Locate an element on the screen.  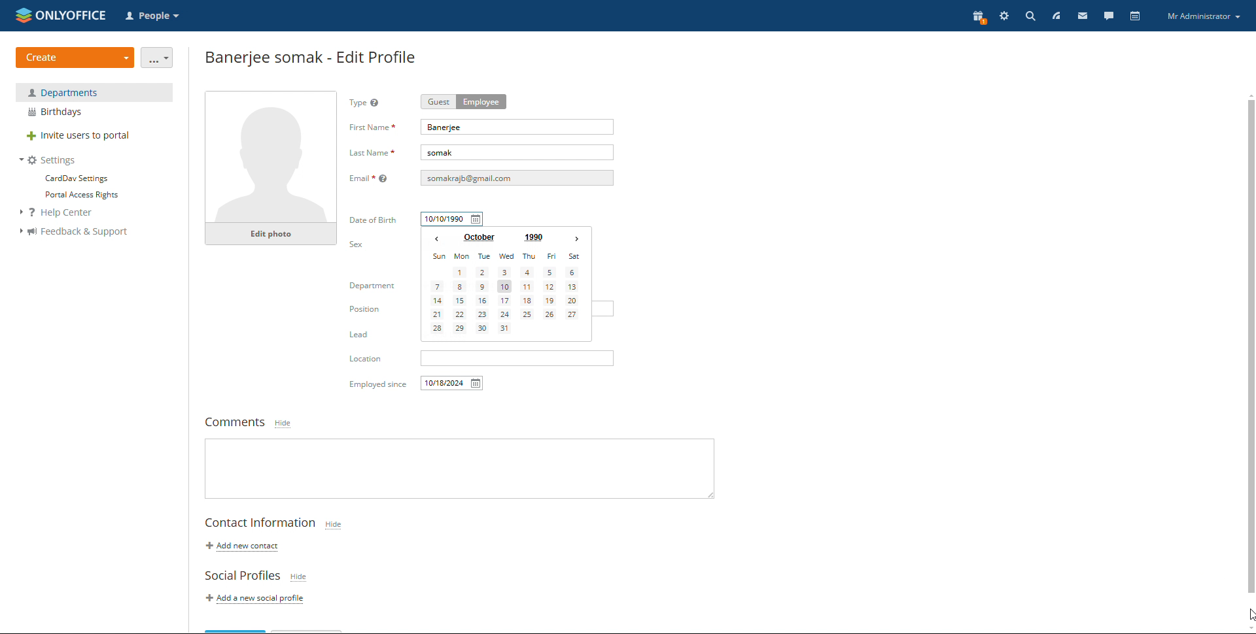
set month is located at coordinates (480, 238).